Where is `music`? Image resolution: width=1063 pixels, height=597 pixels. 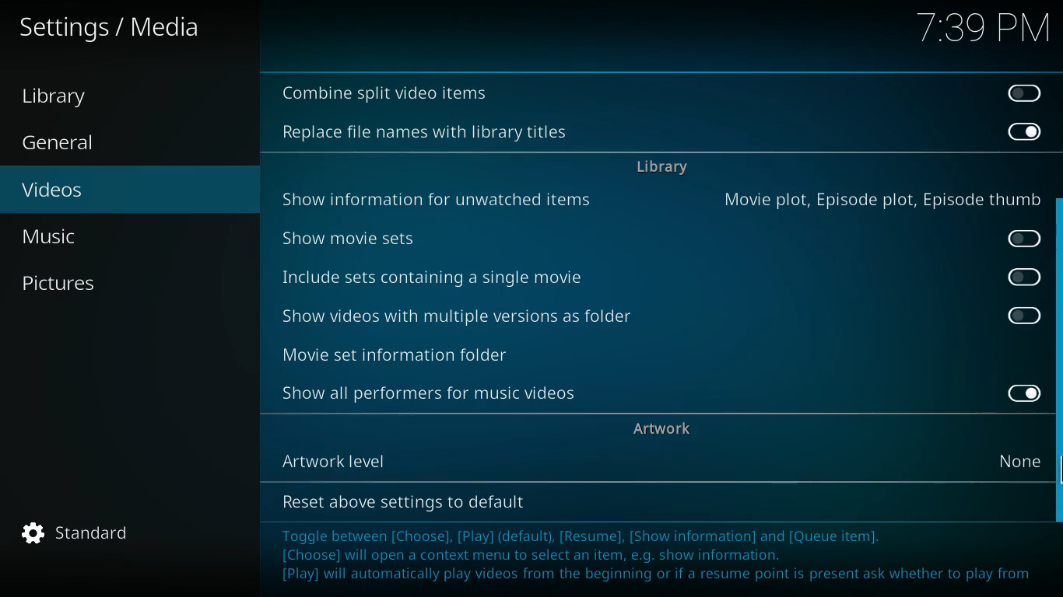 music is located at coordinates (125, 236).